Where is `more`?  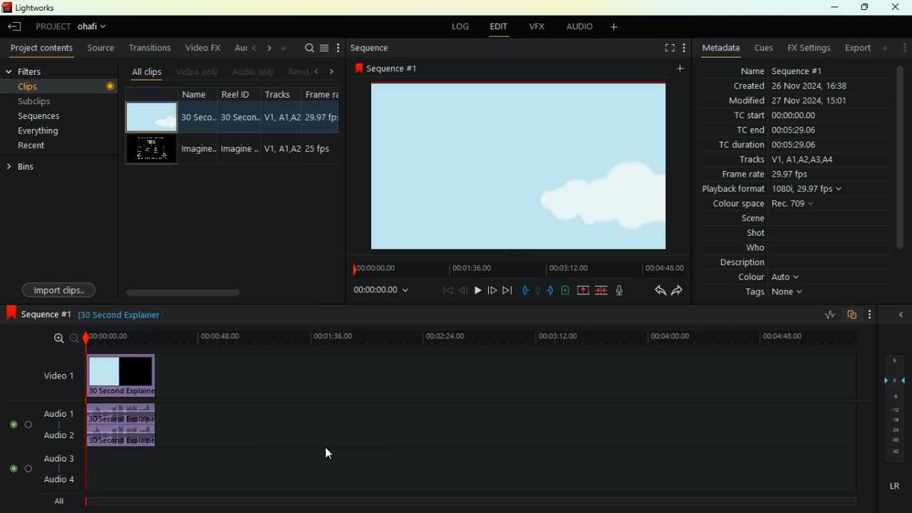
more is located at coordinates (685, 46).